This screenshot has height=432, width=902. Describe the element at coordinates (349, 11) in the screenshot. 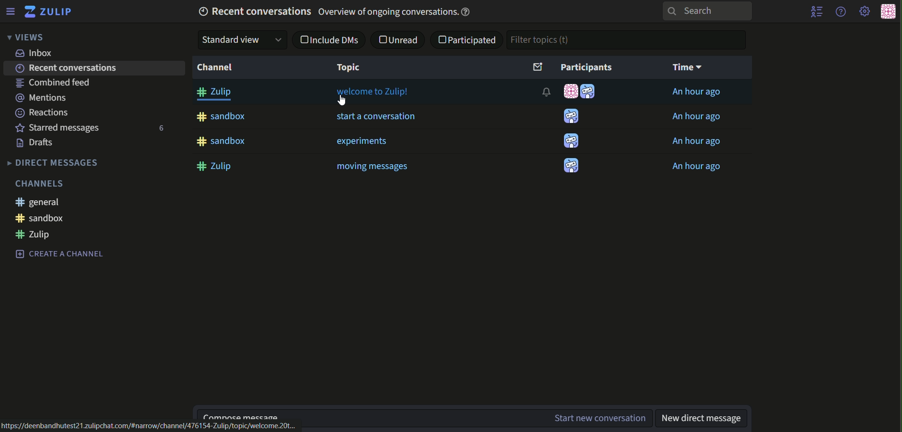

I see `text` at that location.